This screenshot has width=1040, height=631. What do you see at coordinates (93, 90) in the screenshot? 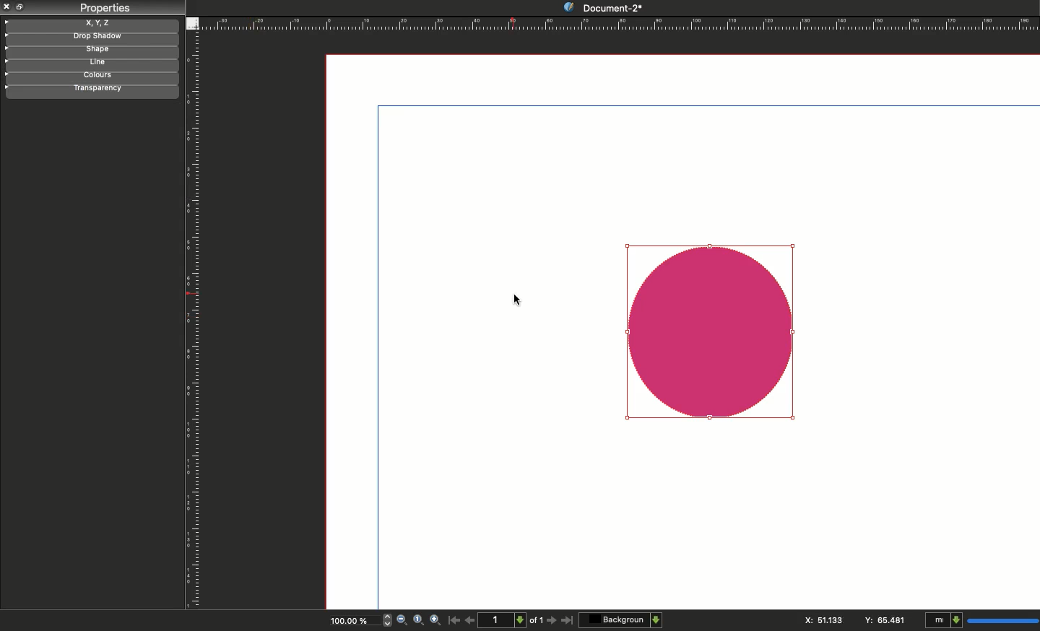
I see `Transparency` at bounding box center [93, 90].